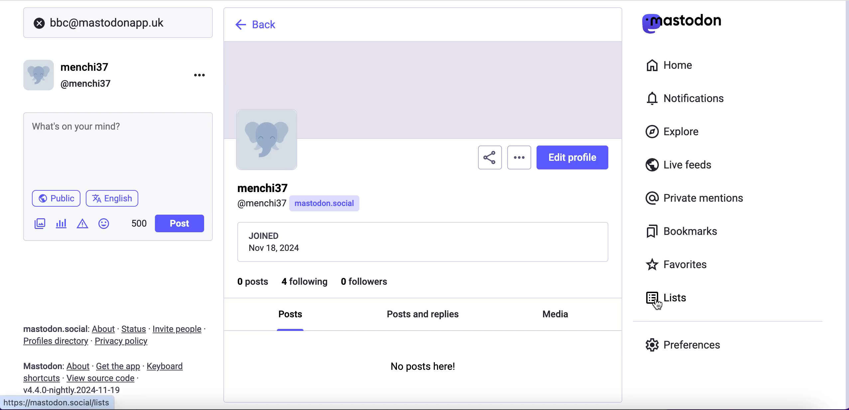 The height and width of the screenshot is (410, 849). I want to click on private mentions, so click(697, 199).